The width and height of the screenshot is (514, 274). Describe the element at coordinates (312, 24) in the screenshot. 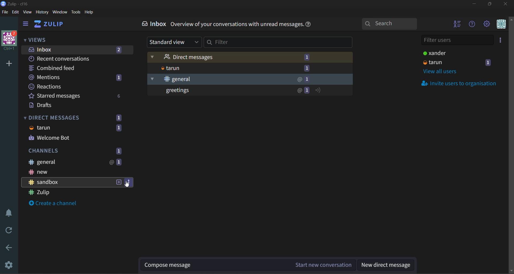

I see `help` at that location.